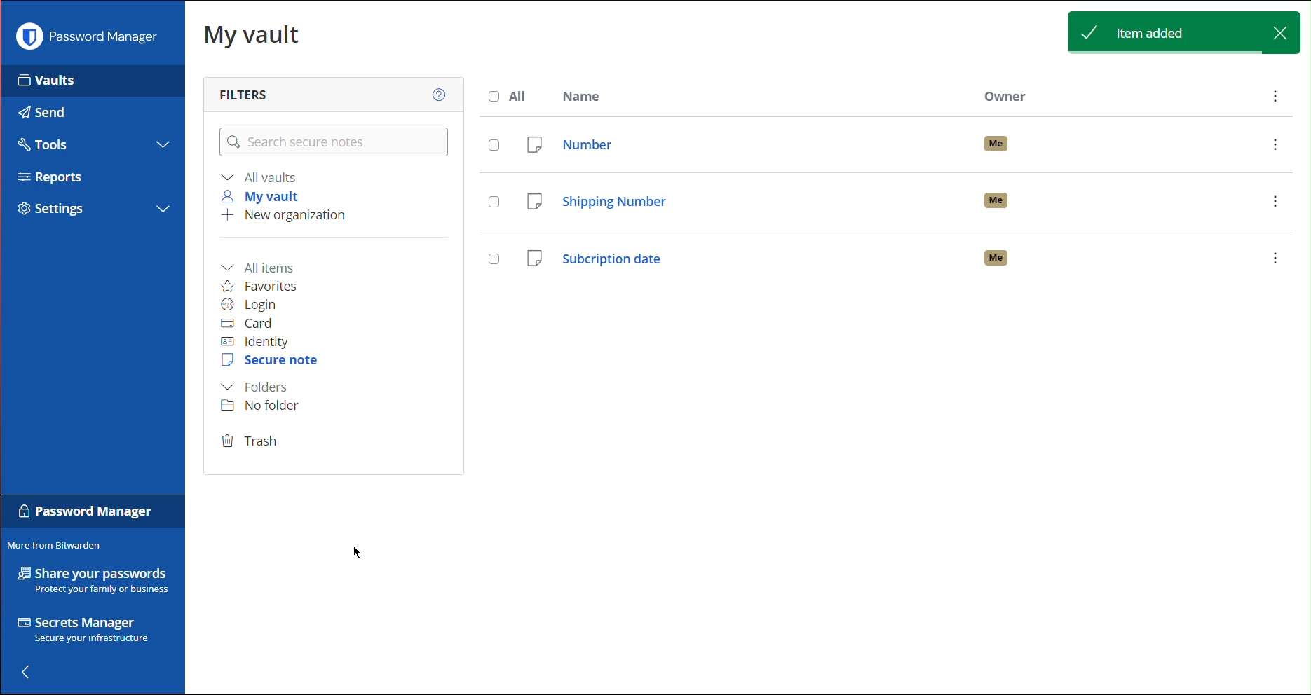 Image resolution: width=1311 pixels, height=695 pixels. I want to click on Vaults, so click(46, 85).